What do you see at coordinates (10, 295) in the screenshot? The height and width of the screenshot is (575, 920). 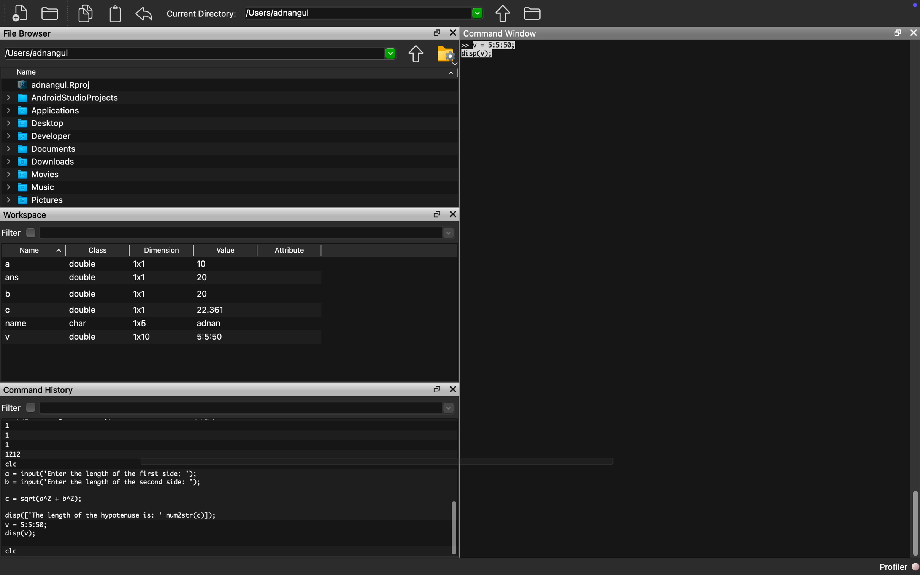 I see `b` at bounding box center [10, 295].